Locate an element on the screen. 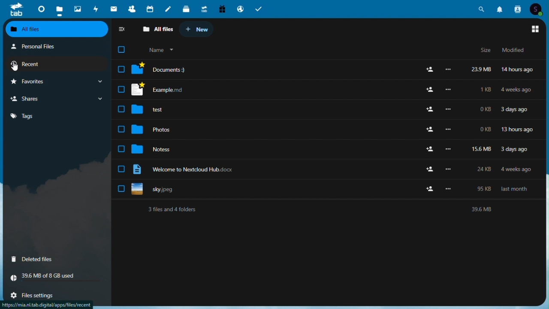  shares is located at coordinates (57, 99).